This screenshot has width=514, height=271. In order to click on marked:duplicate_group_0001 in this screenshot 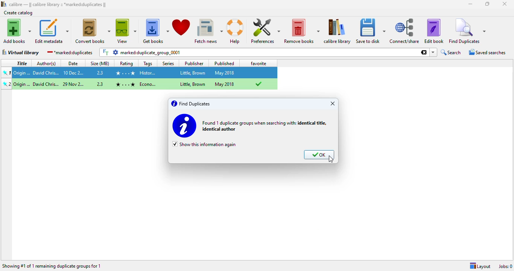, I will do `click(265, 52)`.